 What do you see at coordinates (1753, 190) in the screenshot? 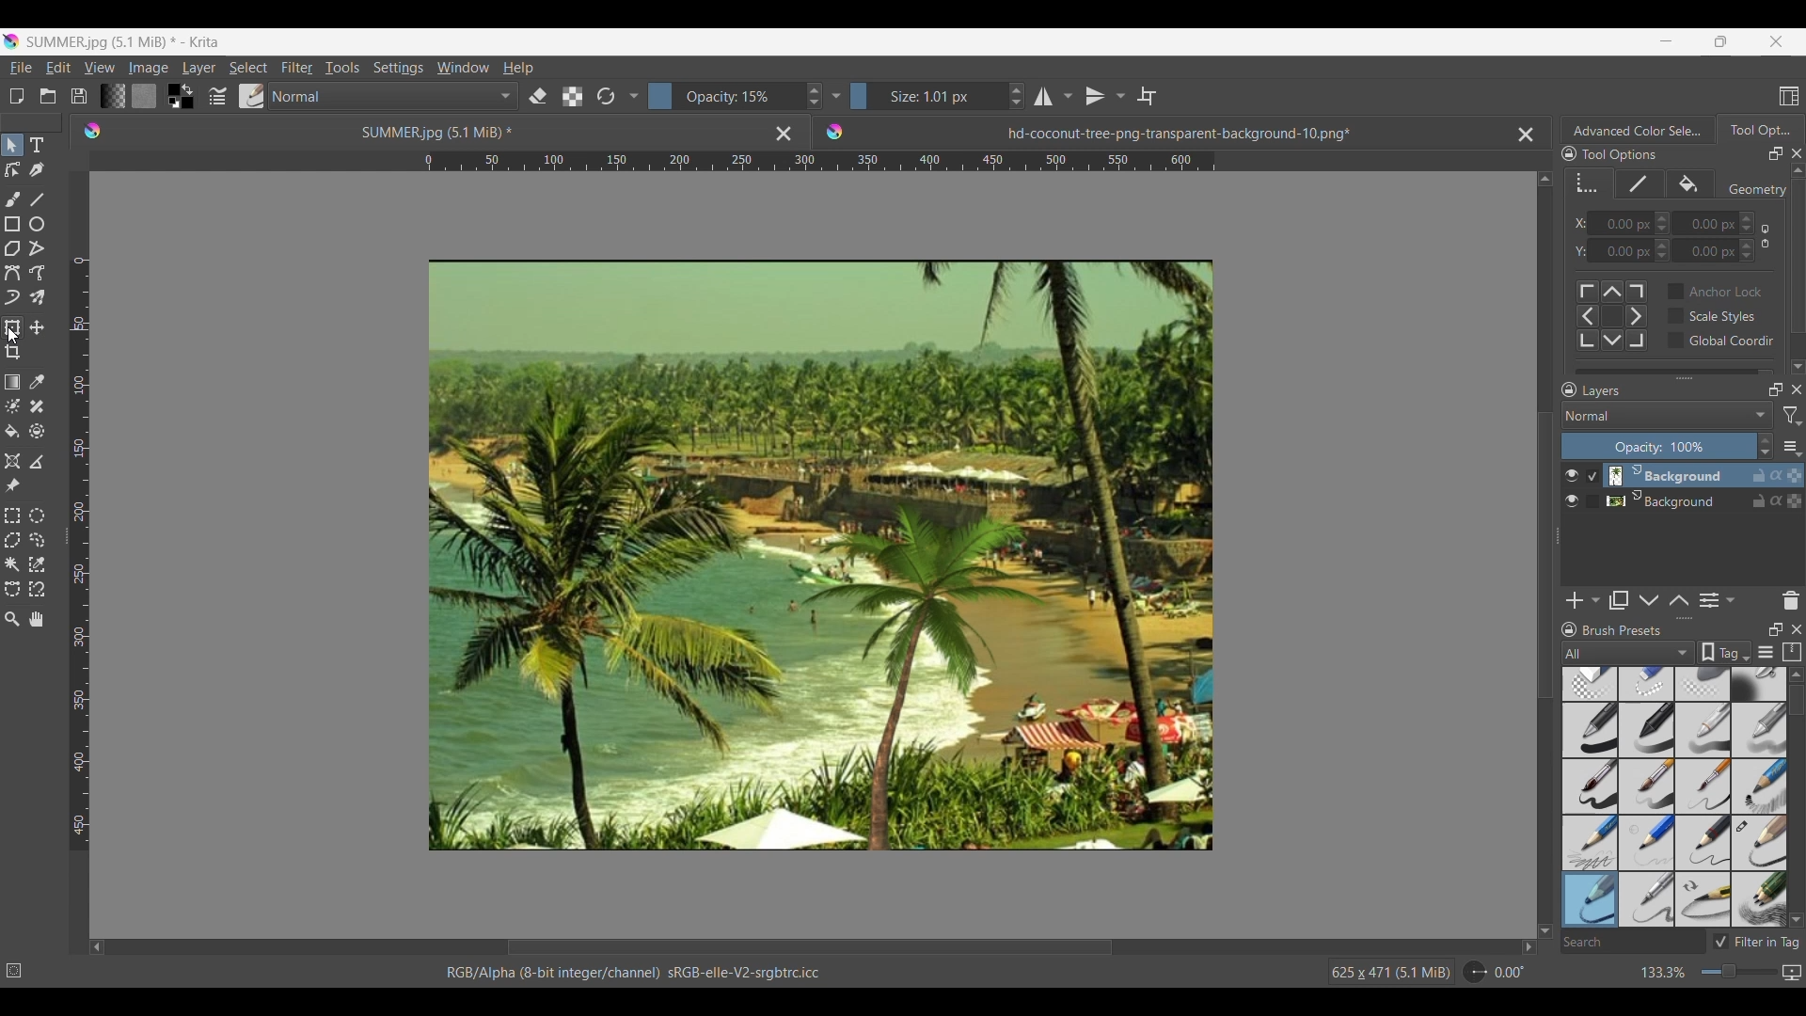
I see `Geometry` at bounding box center [1753, 190].